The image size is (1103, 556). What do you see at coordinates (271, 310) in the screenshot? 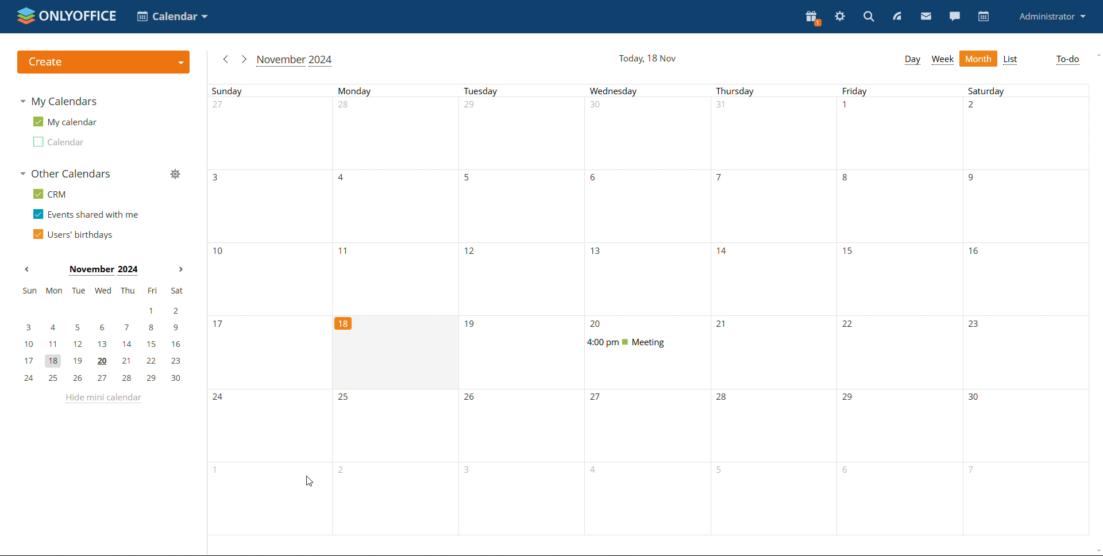
I see `Sunday` at bounding box center [271, 310].